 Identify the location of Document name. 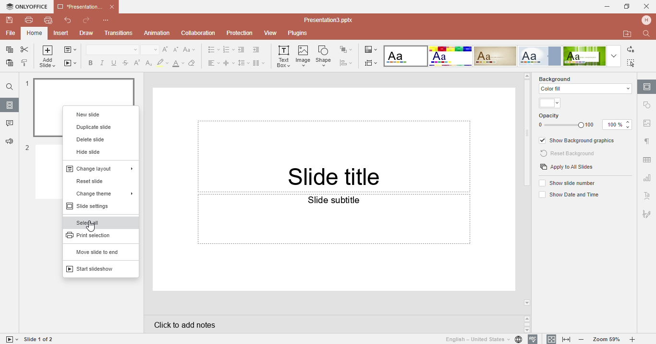
(331, 20).